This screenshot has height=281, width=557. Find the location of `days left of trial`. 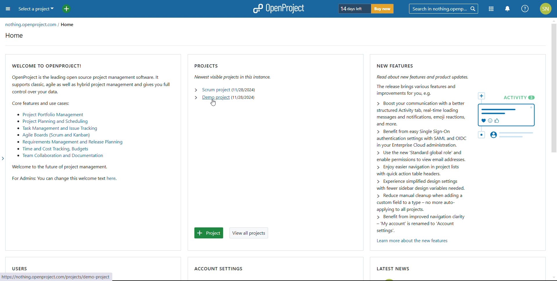

days left of trial is located at coordinates (354, 8).